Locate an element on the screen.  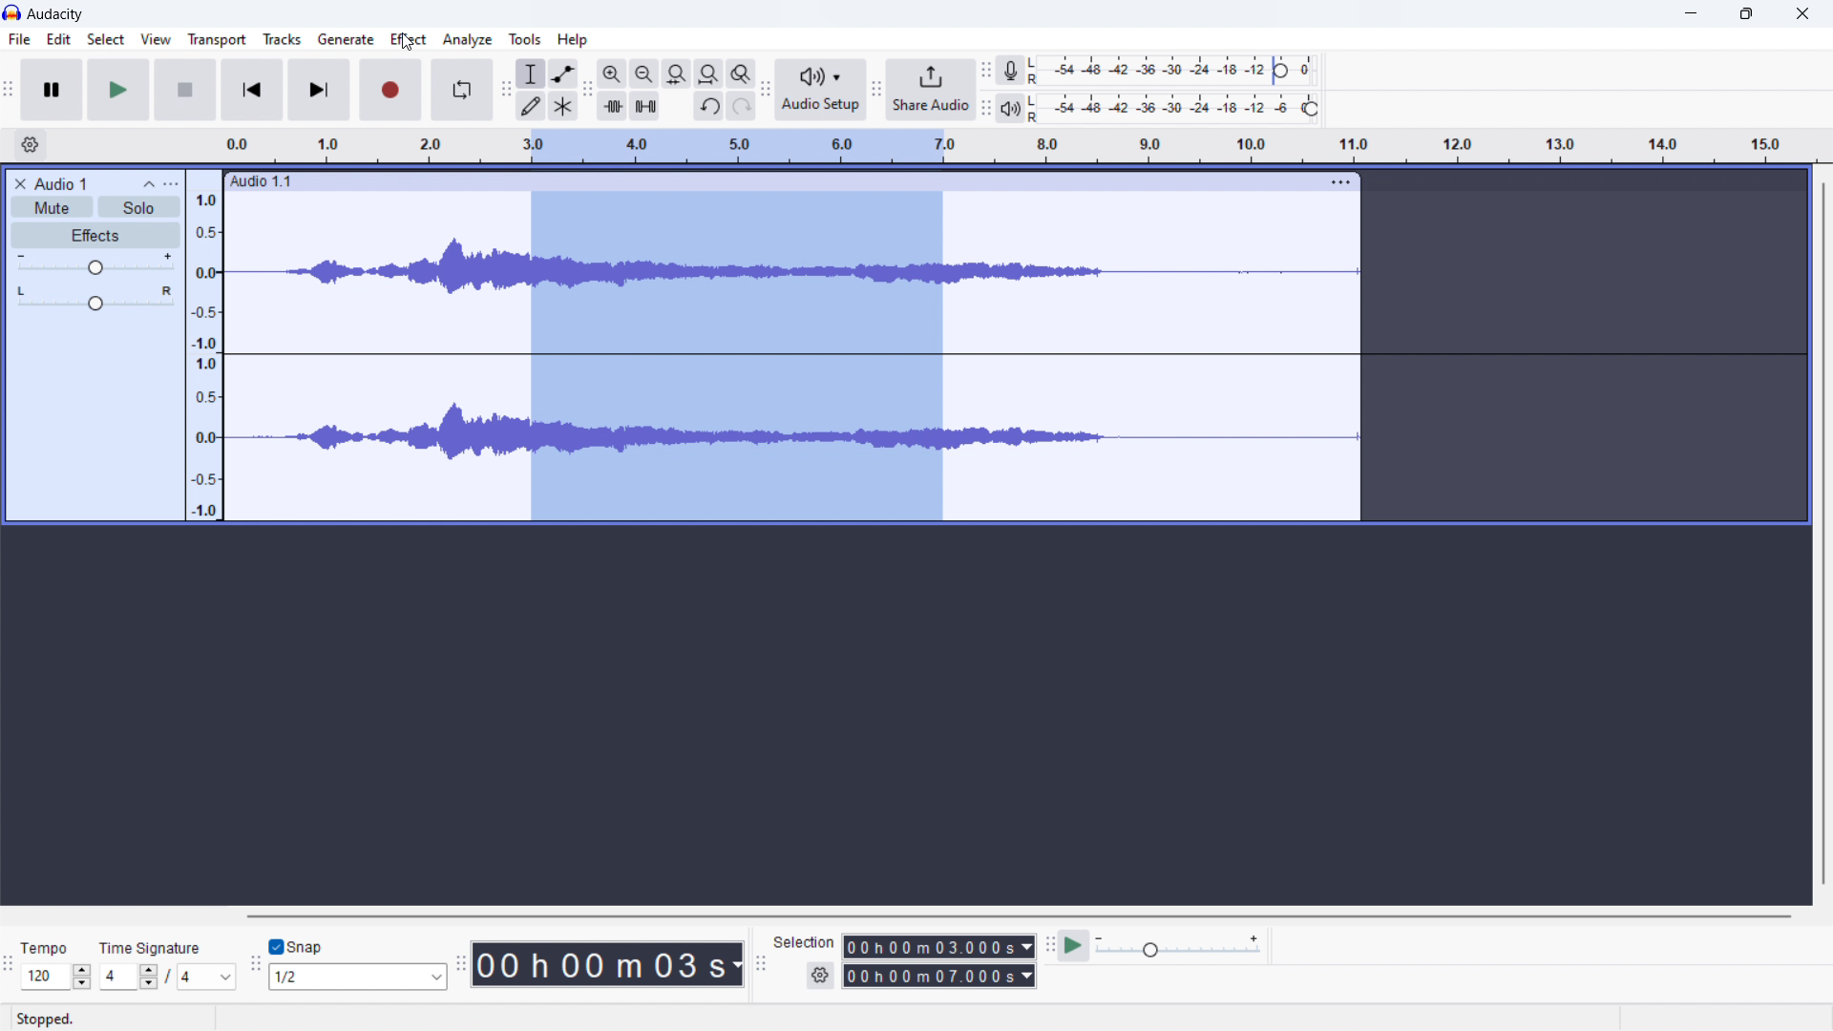
pan: centre is located at coordinates (95, 302).